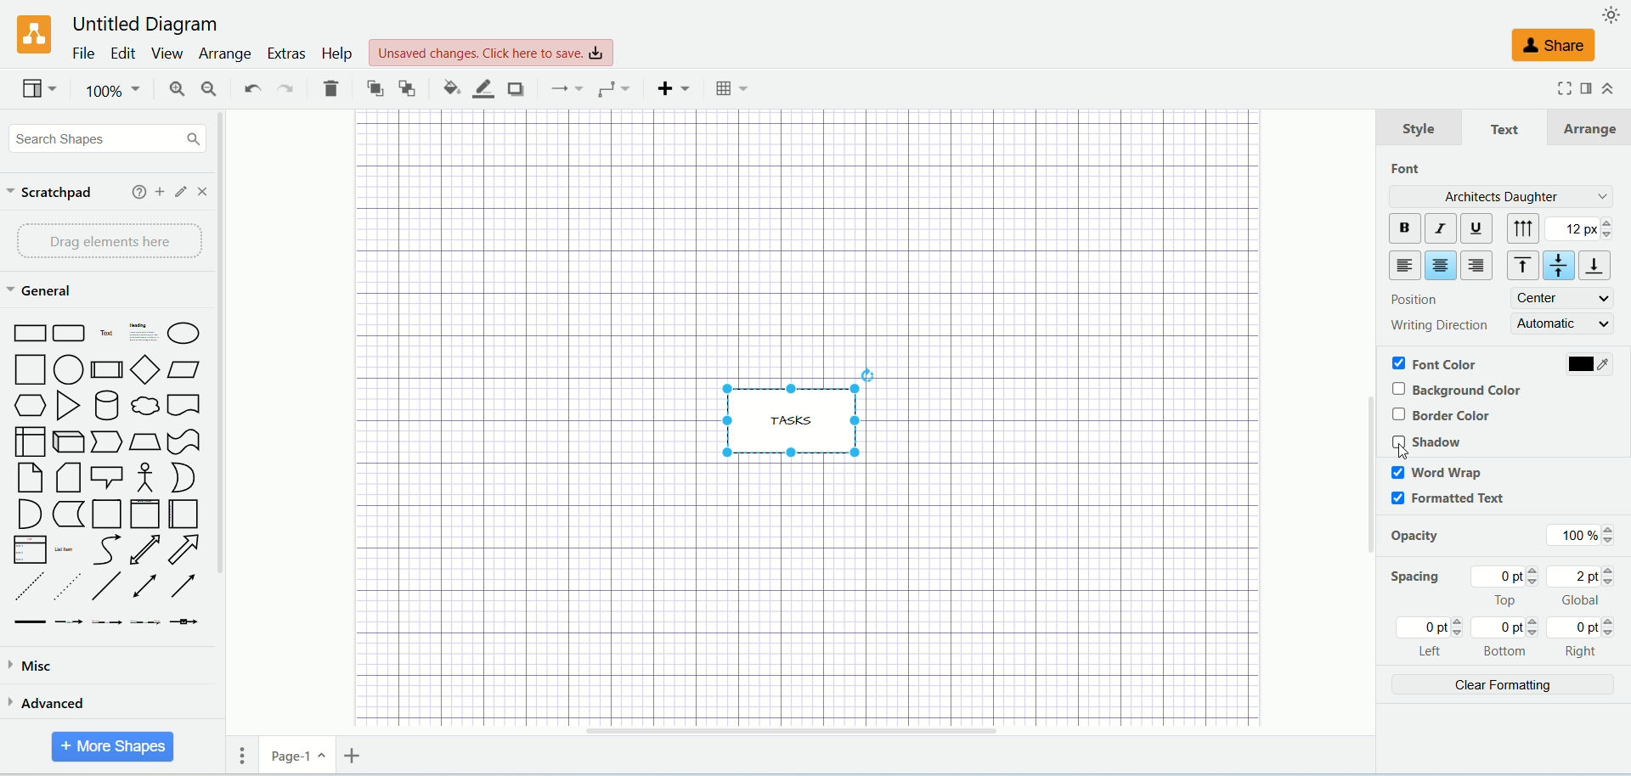  What do you see at coordinates (67, 406) in the screenshot?
I see `Triangle` at bounding box center [67, 406].